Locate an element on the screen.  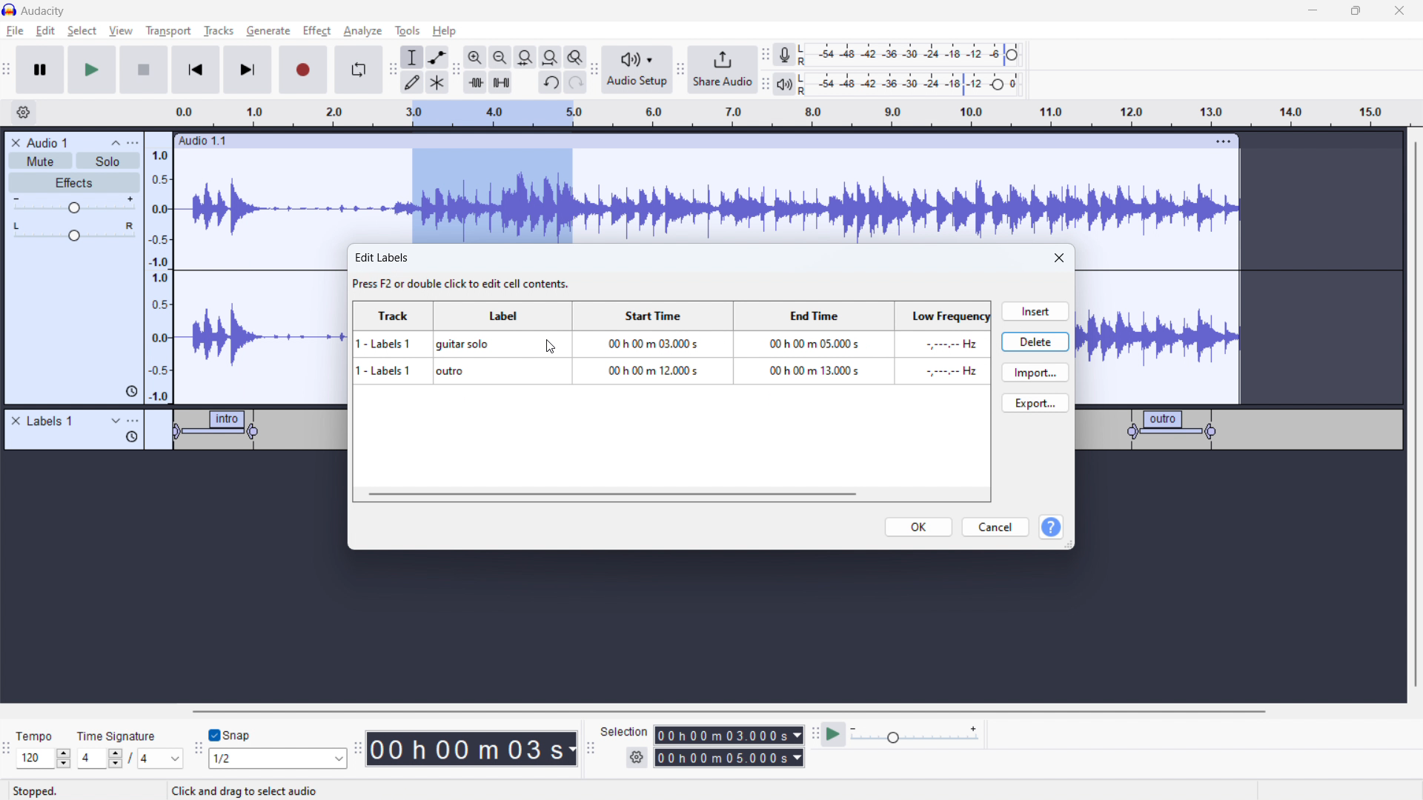
selection end time is located at coordinates (730, 758).